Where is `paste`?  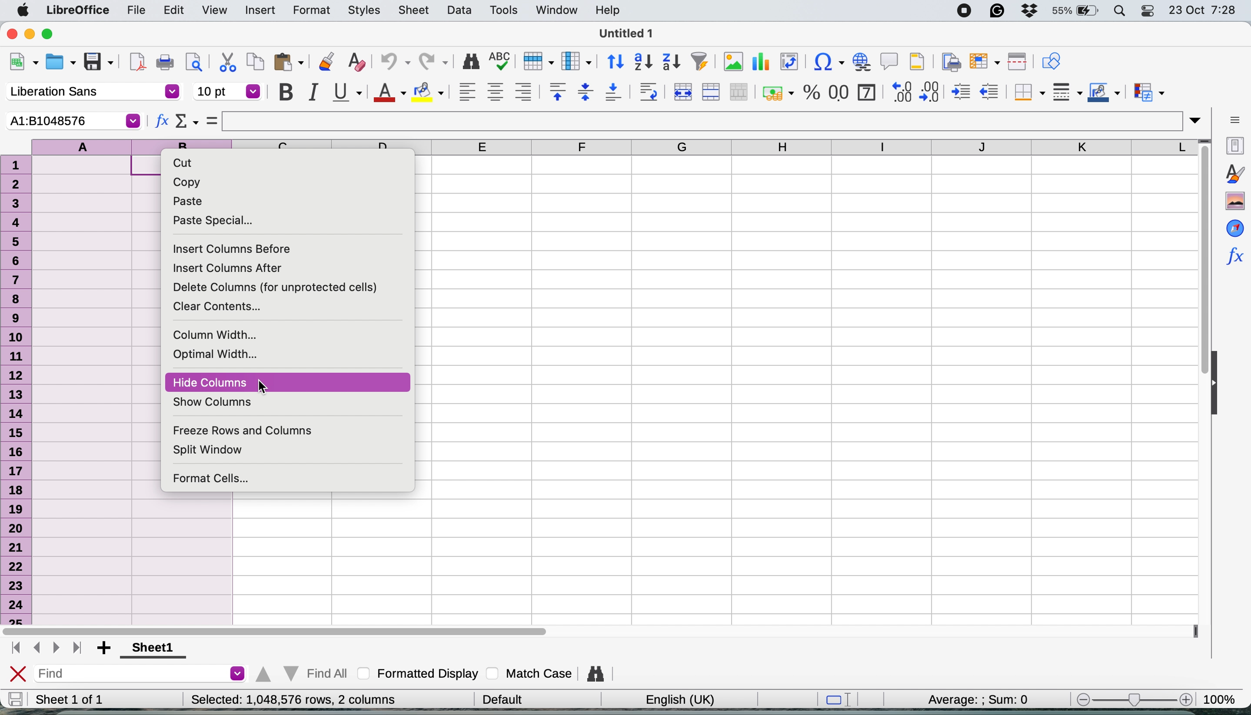 paste is located at coordinates (291, 64).